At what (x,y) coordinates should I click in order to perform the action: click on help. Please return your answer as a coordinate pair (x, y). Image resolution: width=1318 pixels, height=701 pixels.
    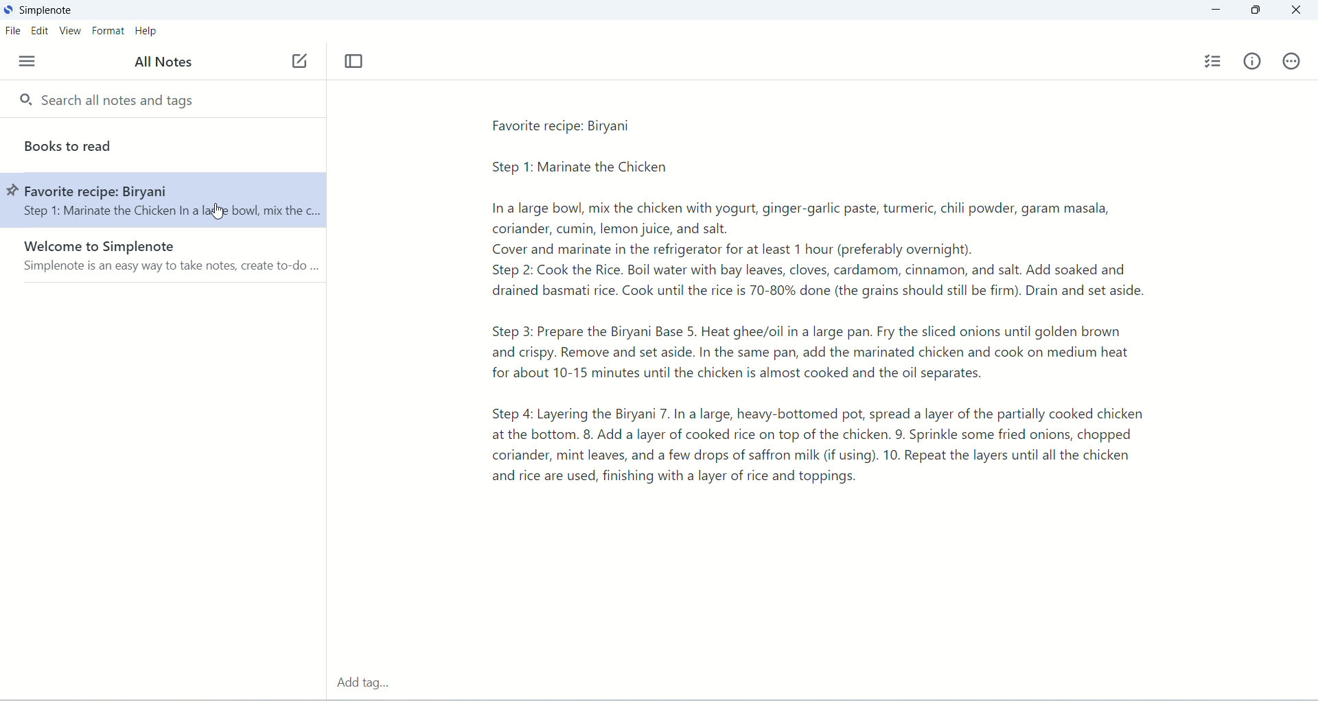
    Looking at the image, I should click on (148, 32).